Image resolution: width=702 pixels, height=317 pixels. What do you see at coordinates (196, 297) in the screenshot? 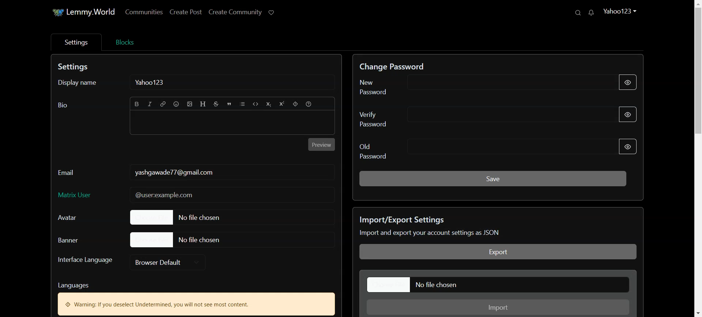
I see `Text` at bounding box center [196, 297].